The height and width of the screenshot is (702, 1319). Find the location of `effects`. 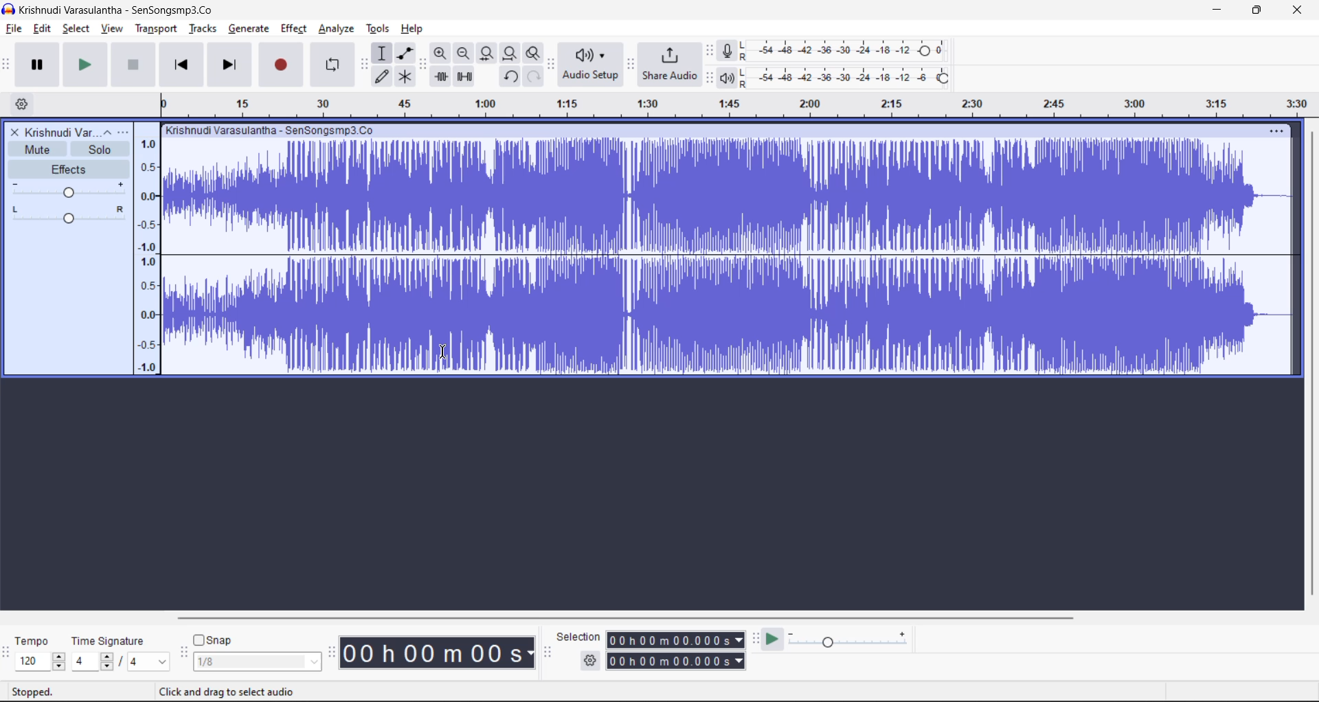

effects is located at coordinates (69, 168).